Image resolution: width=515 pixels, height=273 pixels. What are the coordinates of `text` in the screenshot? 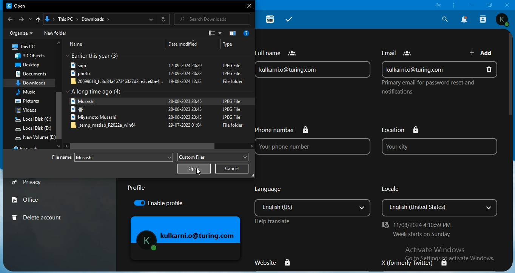 It's located at (136, 189).